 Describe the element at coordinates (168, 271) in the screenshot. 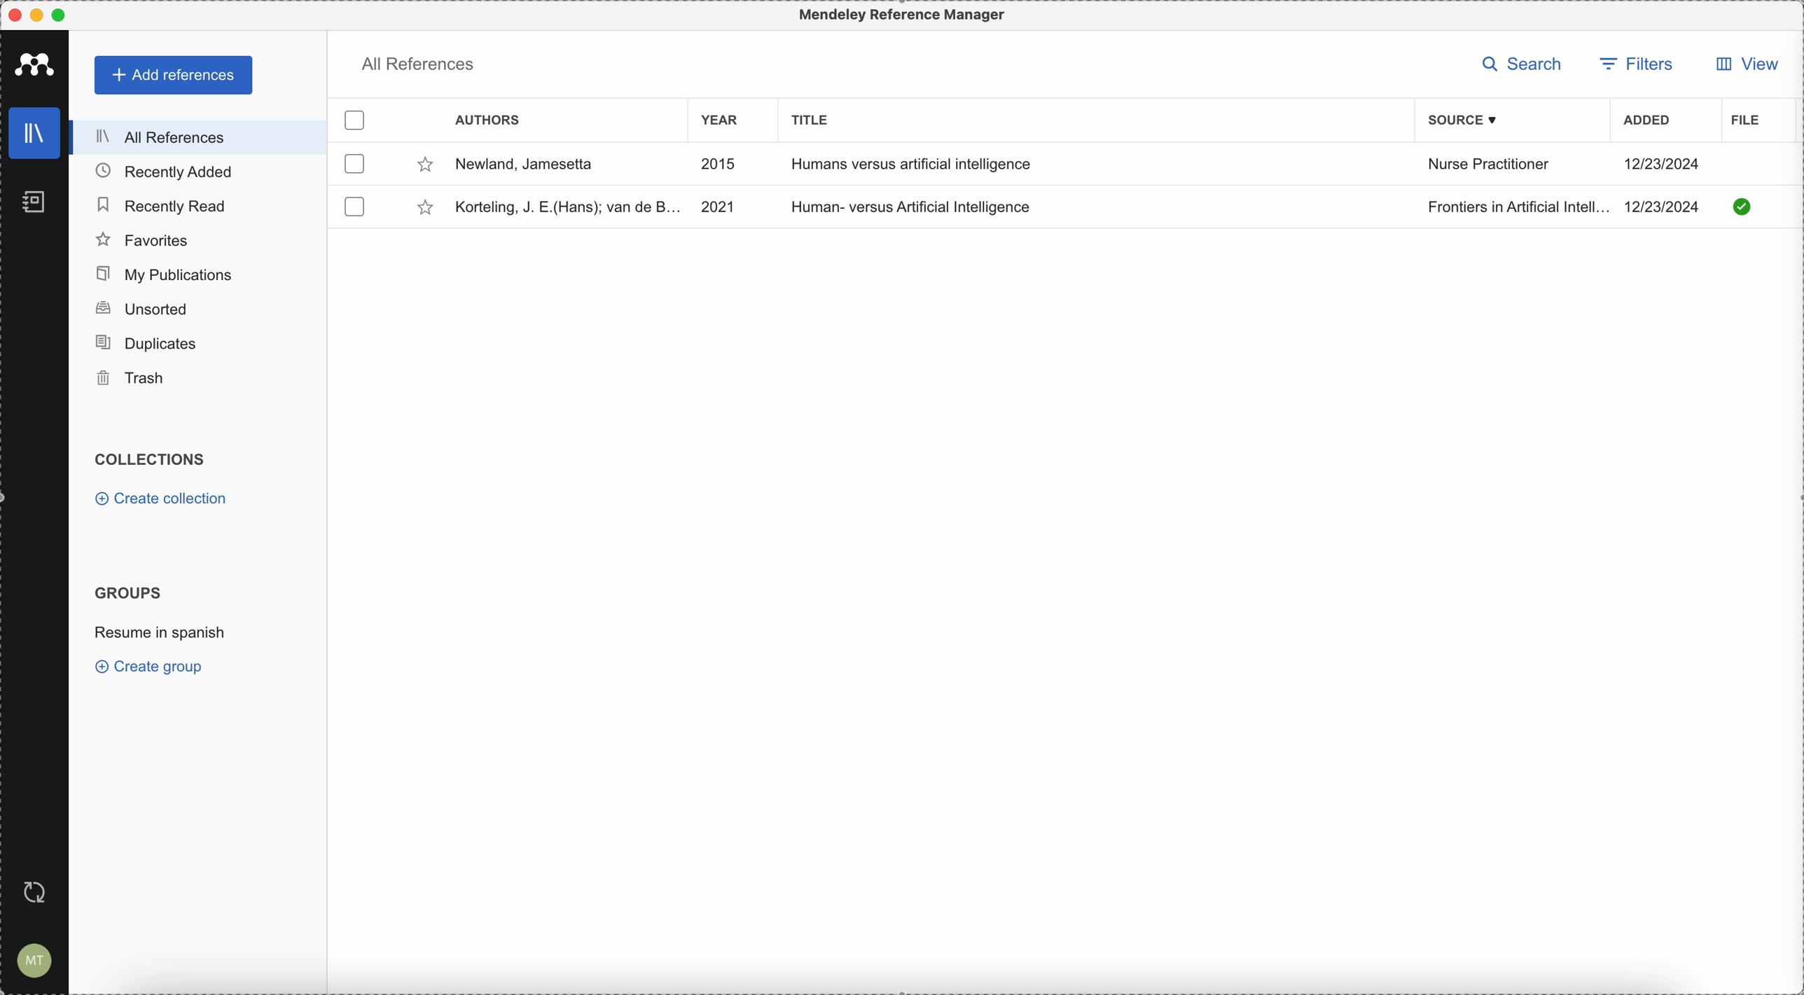

I see `my publications` at that location.